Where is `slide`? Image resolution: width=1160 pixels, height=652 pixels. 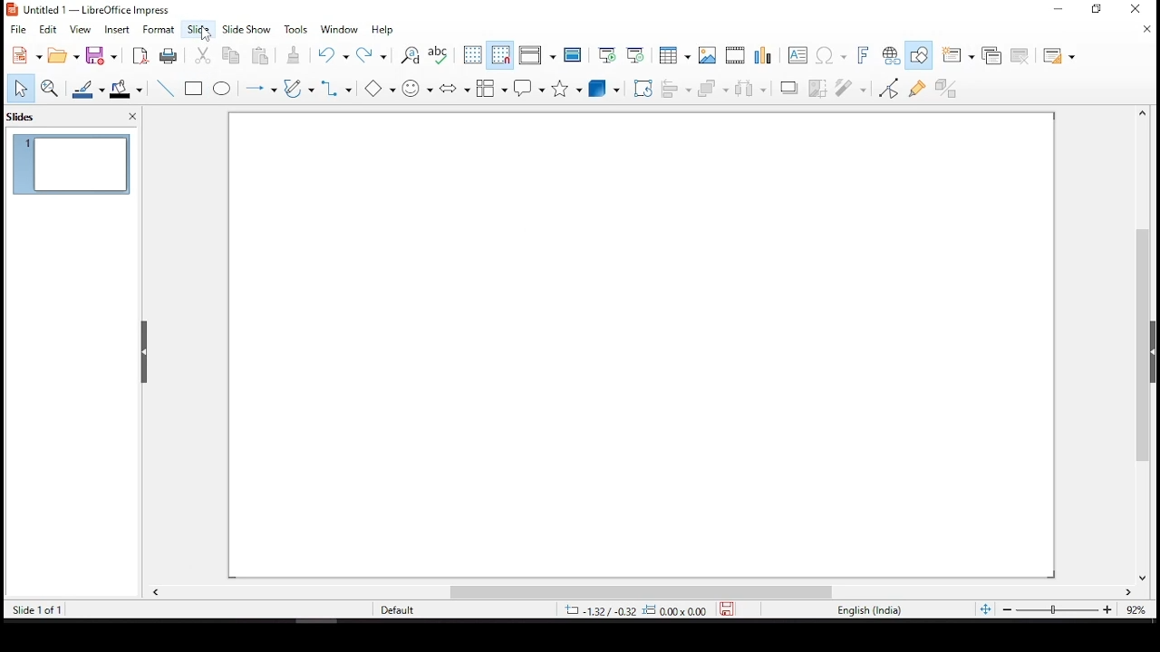
slide is located at coordinates (643, 343).